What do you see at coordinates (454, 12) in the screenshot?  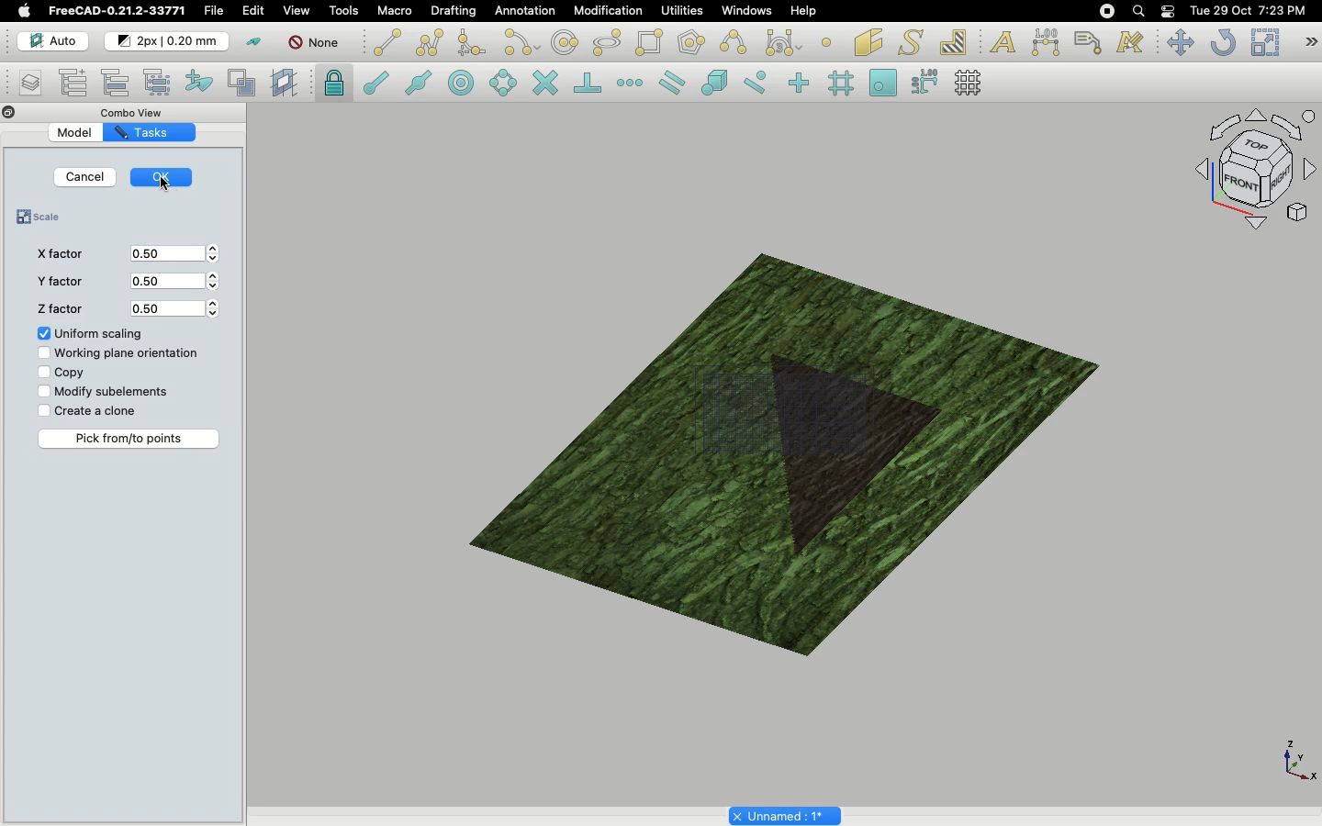 I see `Drafting` at bounding box center [454, 12].